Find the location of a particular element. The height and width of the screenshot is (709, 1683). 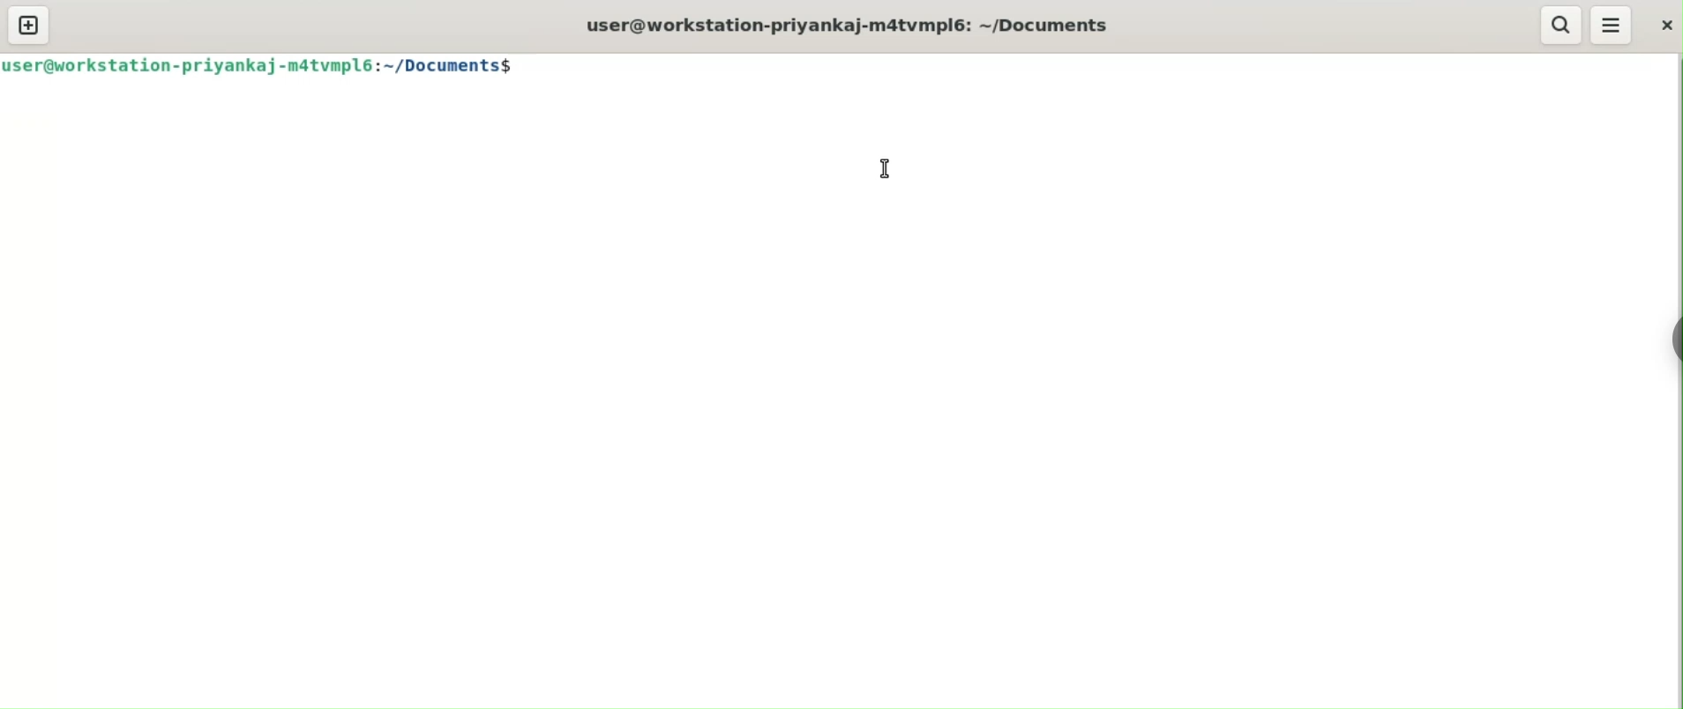

new tab is located at coordinates (29, 25).